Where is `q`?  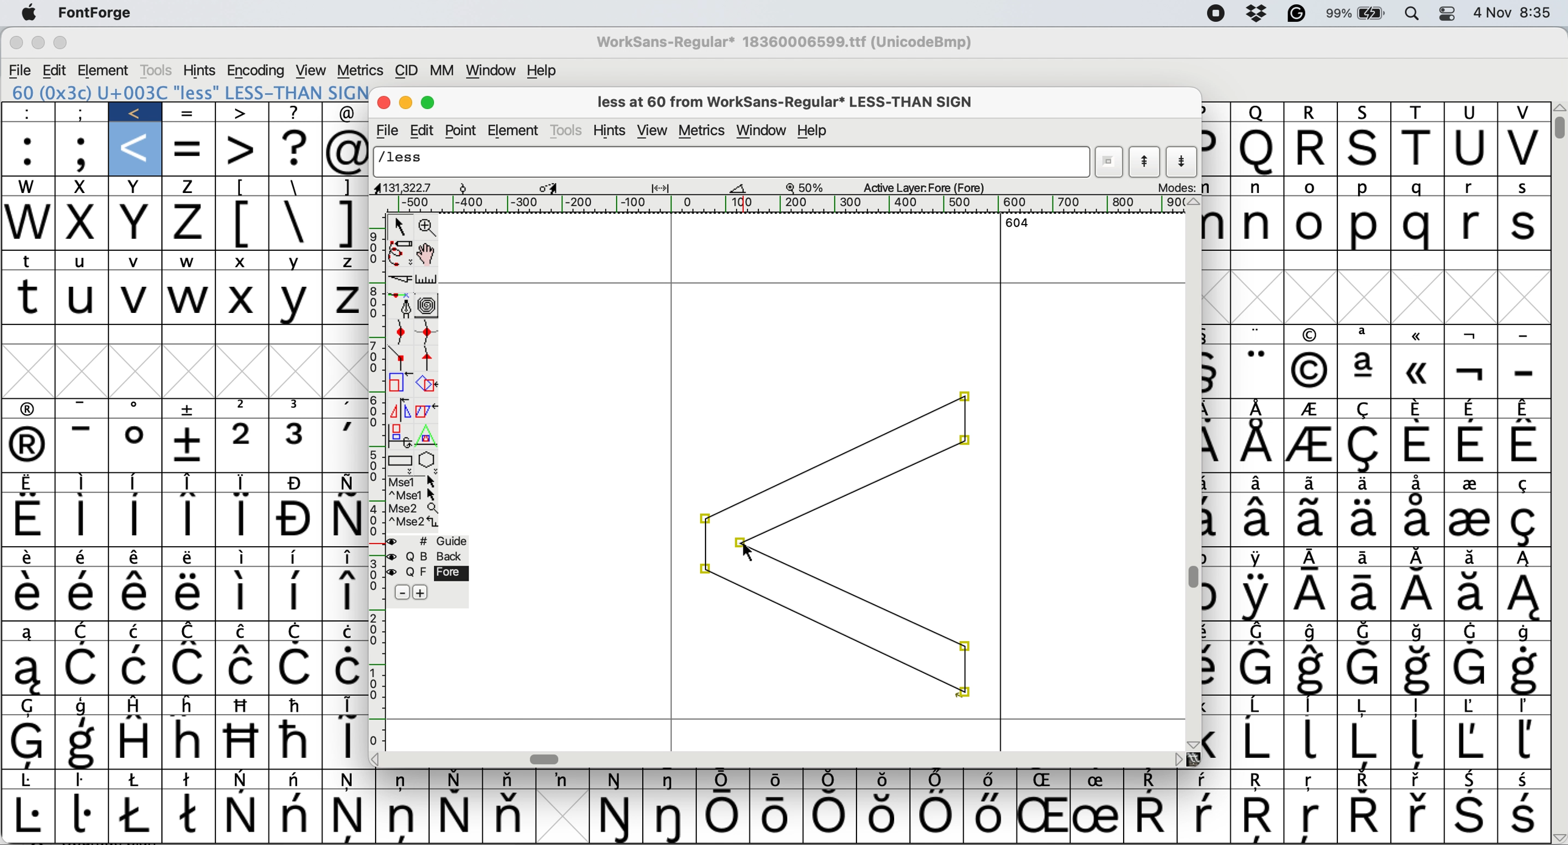 q is located at coordinates (1258, 148).